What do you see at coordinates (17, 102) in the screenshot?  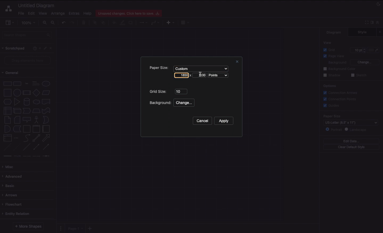 I see `Triangle` at bounding box center [17, 102].